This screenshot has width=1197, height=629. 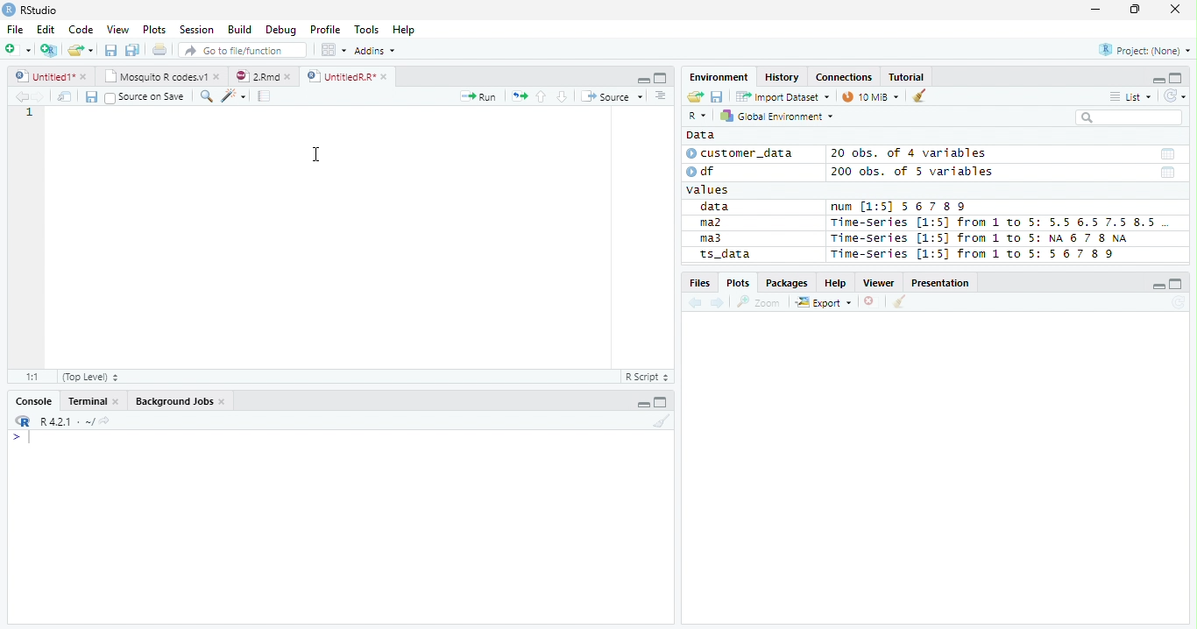 I want to click on Debug, so click(x=281, y=31).